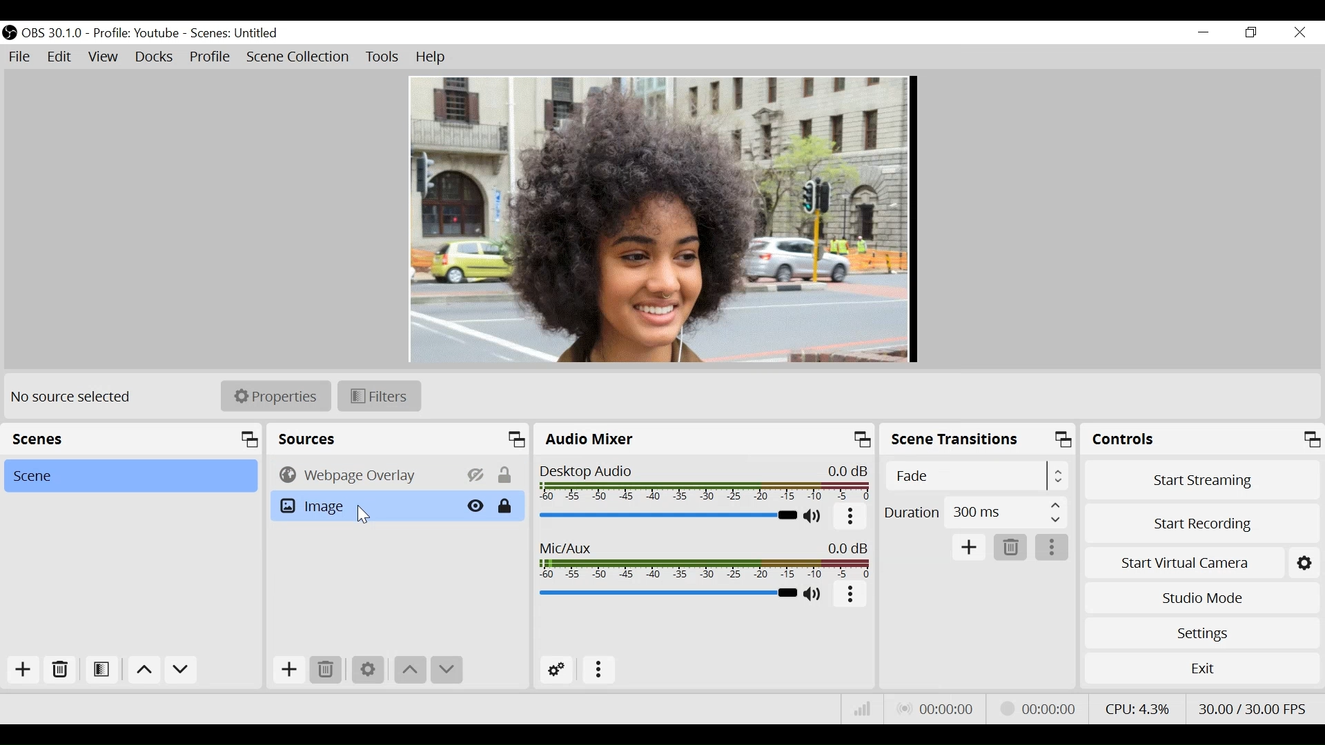 Image resolution: width=1325 pixels, height=745 pixels. Describe the element at coordinates (9, 32) in the screenshot. I see `OBS Studio Desktop Icon` at that location.